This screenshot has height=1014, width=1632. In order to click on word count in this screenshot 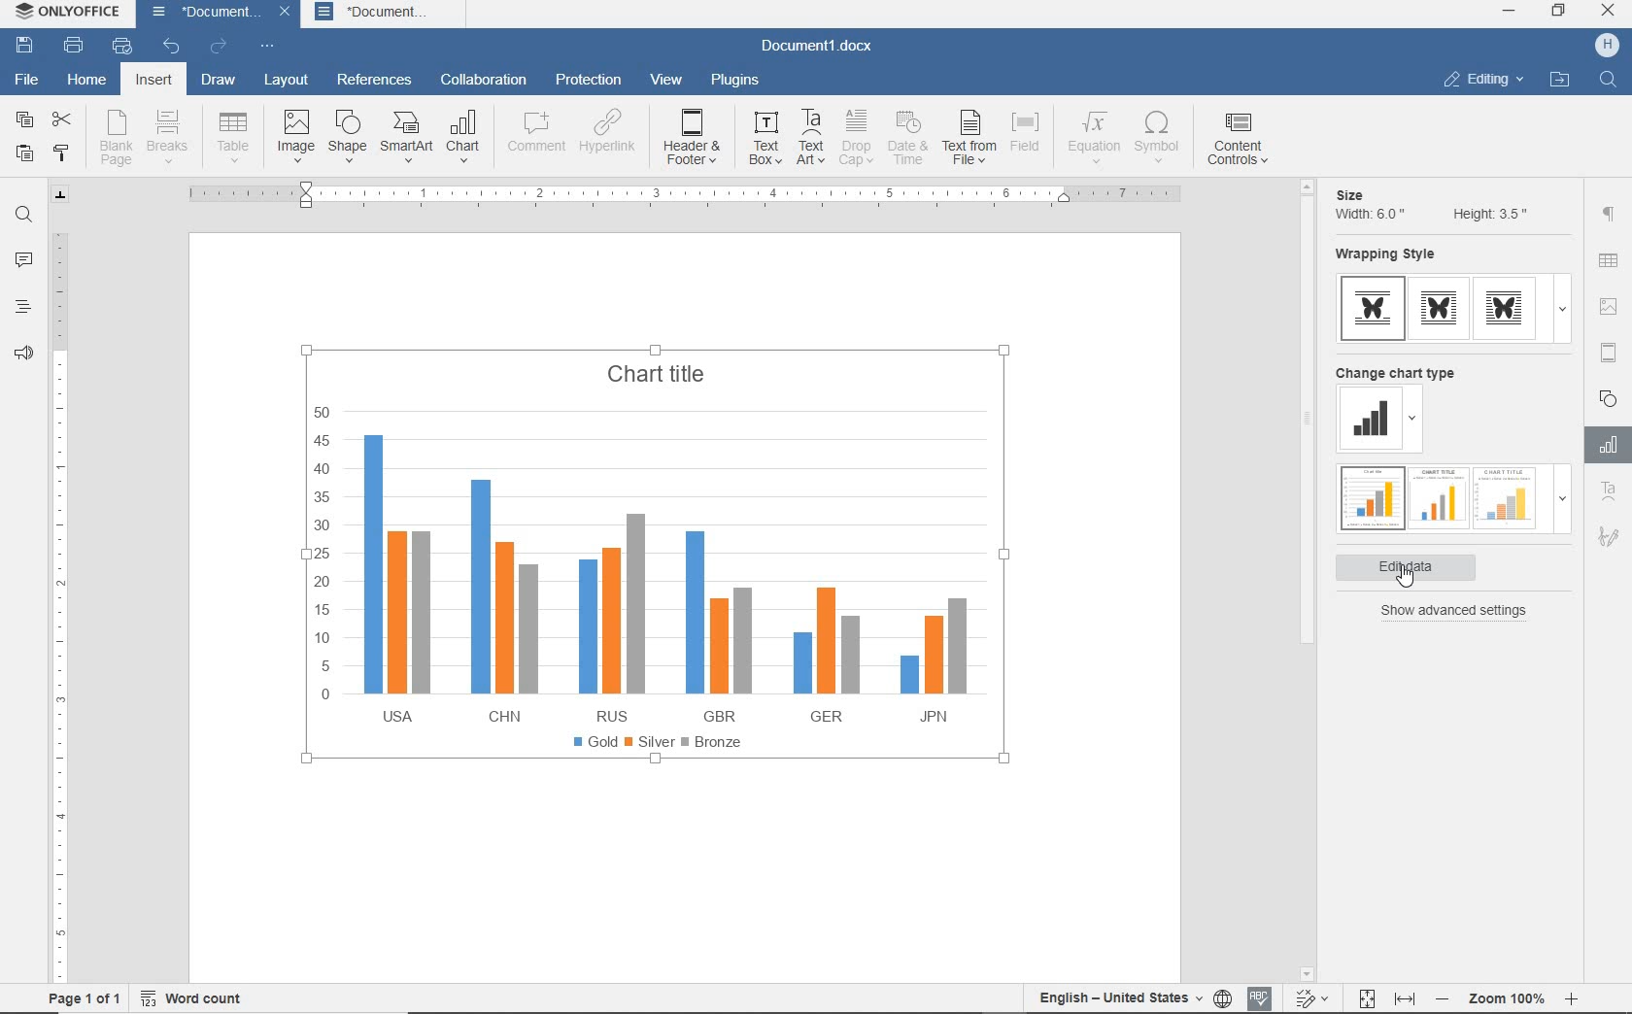, I will do `click(197, 996)`.